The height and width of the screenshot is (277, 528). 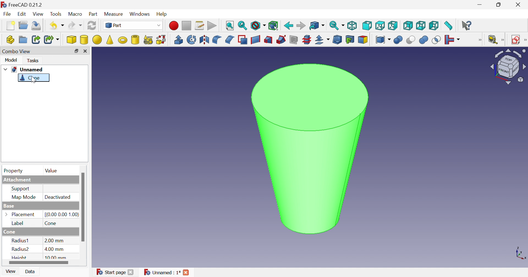 I want to click on View, so click(x=39, y=14).